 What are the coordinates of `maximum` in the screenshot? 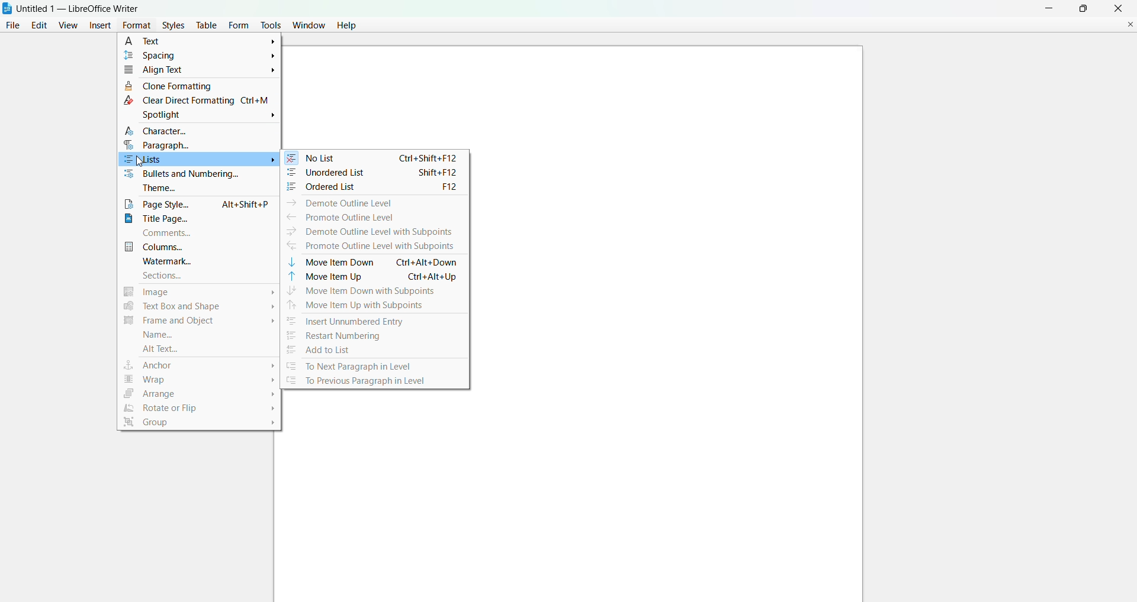 It's located at (1084, 8).